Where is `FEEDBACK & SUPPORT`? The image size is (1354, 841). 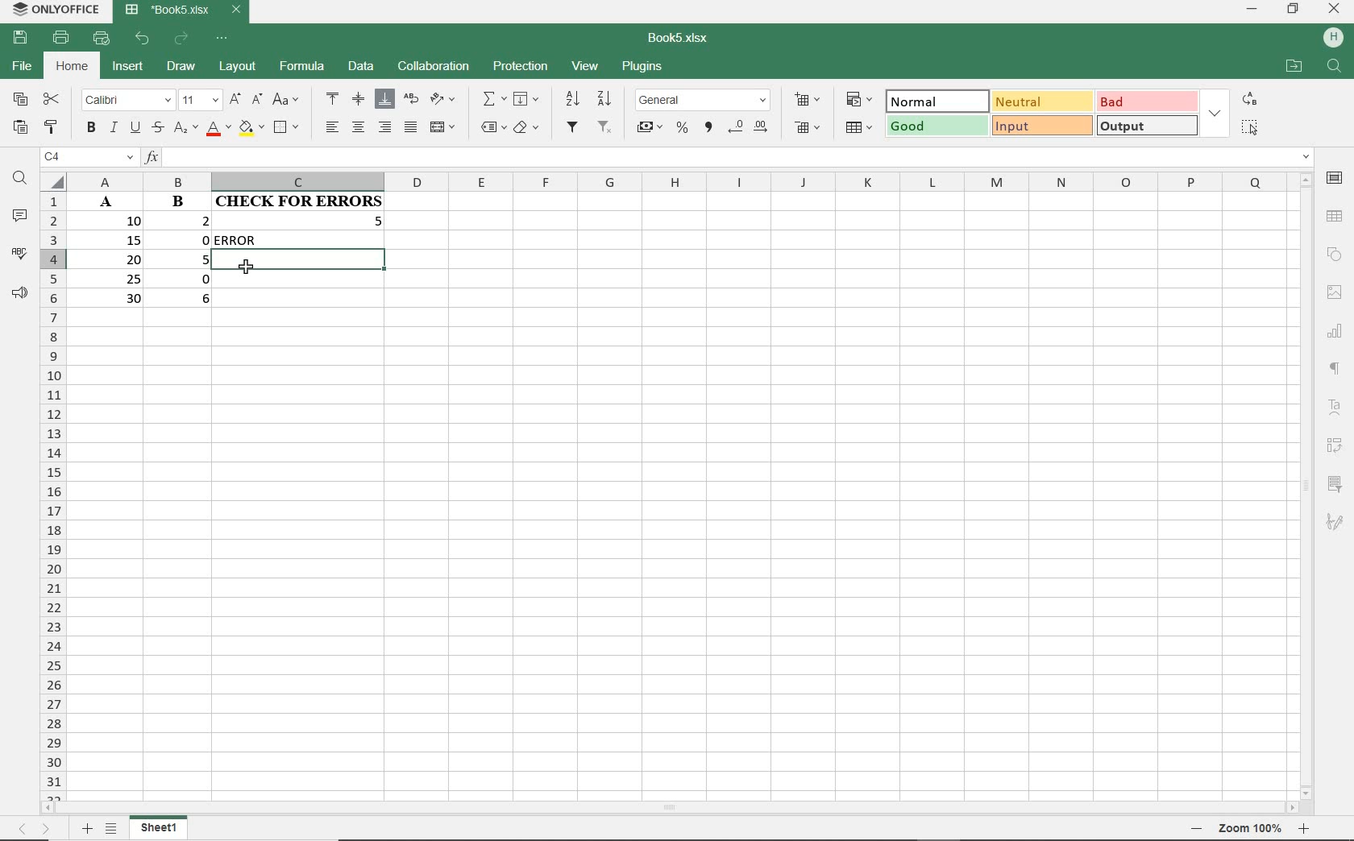
FEEDBACK & SUPPORT is located at coordinates (17, 290).